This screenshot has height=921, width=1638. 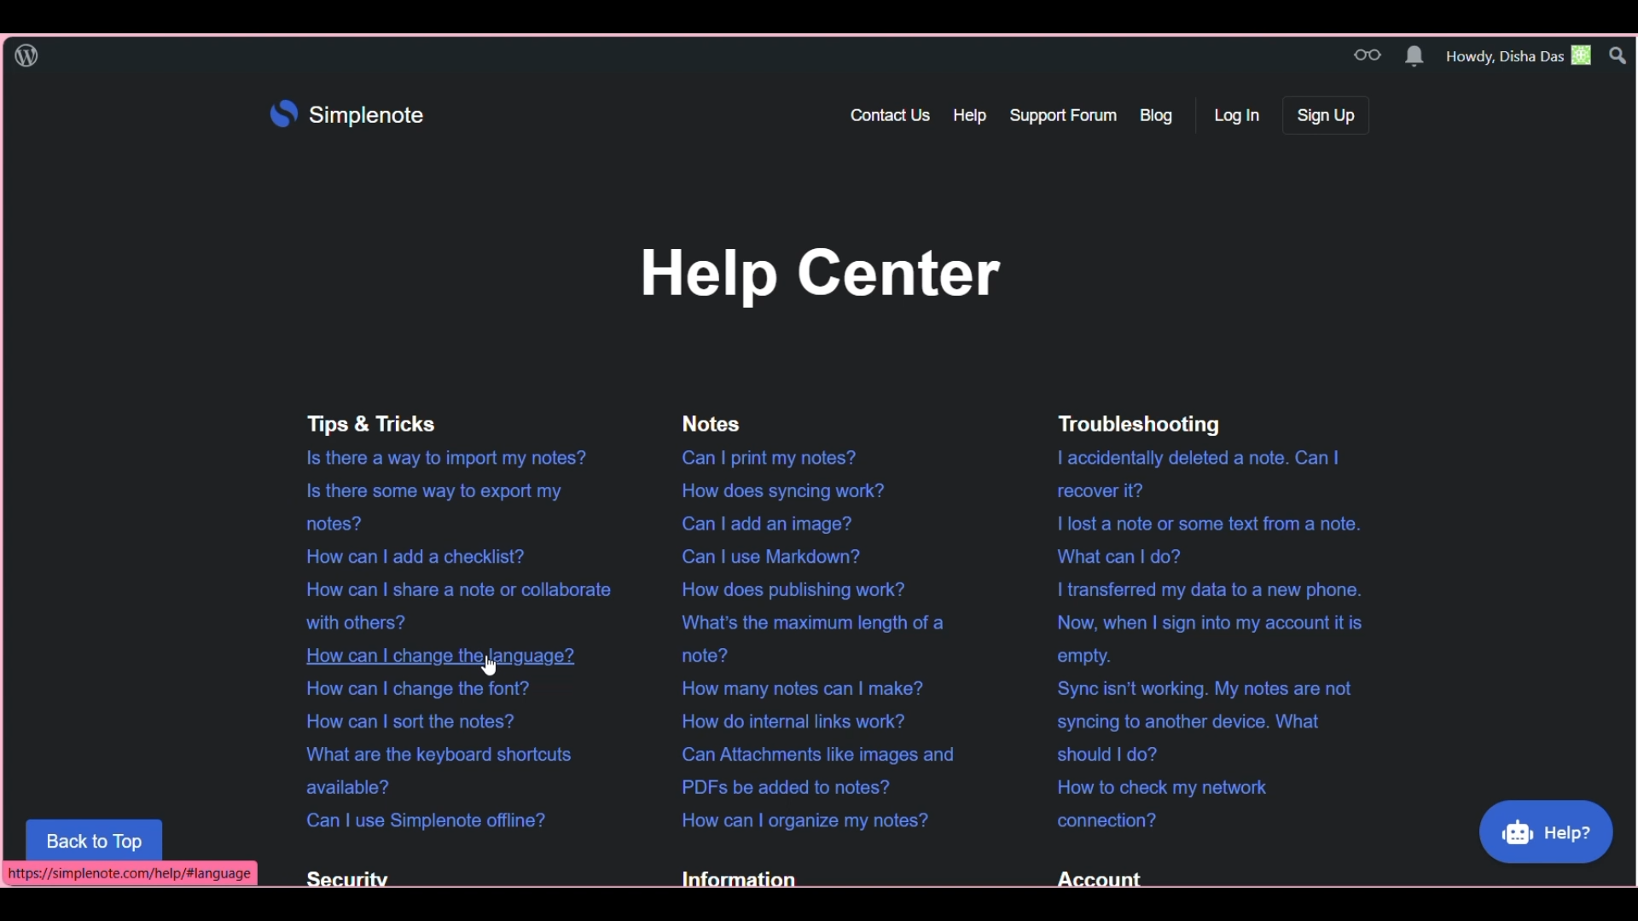 I want to click on Click to go to WordPress dashboard, so click(x=26, y=55).